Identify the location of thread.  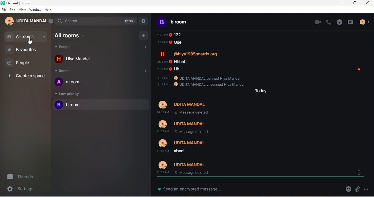
(351, 22).